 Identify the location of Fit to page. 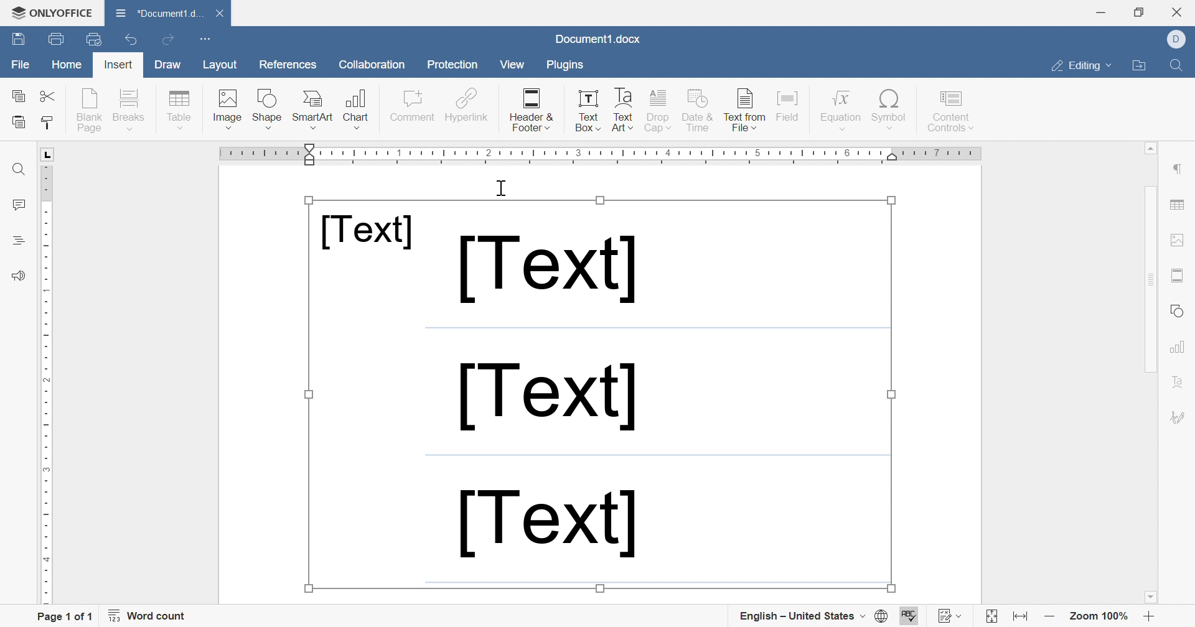
(992, 616).